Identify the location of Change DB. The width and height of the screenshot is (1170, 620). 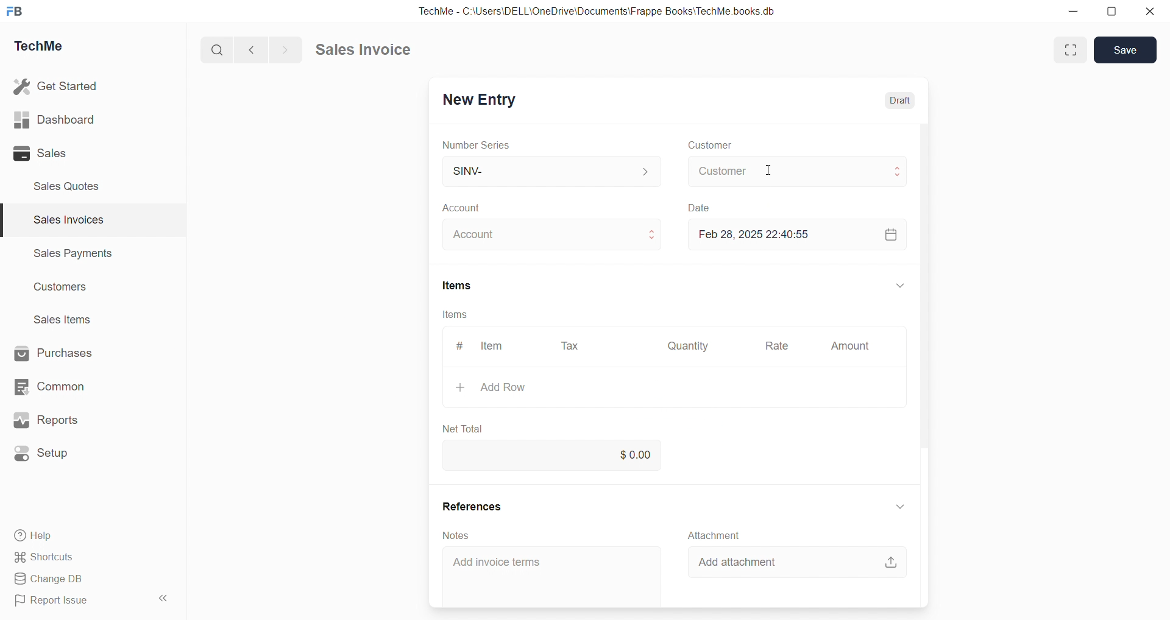
(54, 579).